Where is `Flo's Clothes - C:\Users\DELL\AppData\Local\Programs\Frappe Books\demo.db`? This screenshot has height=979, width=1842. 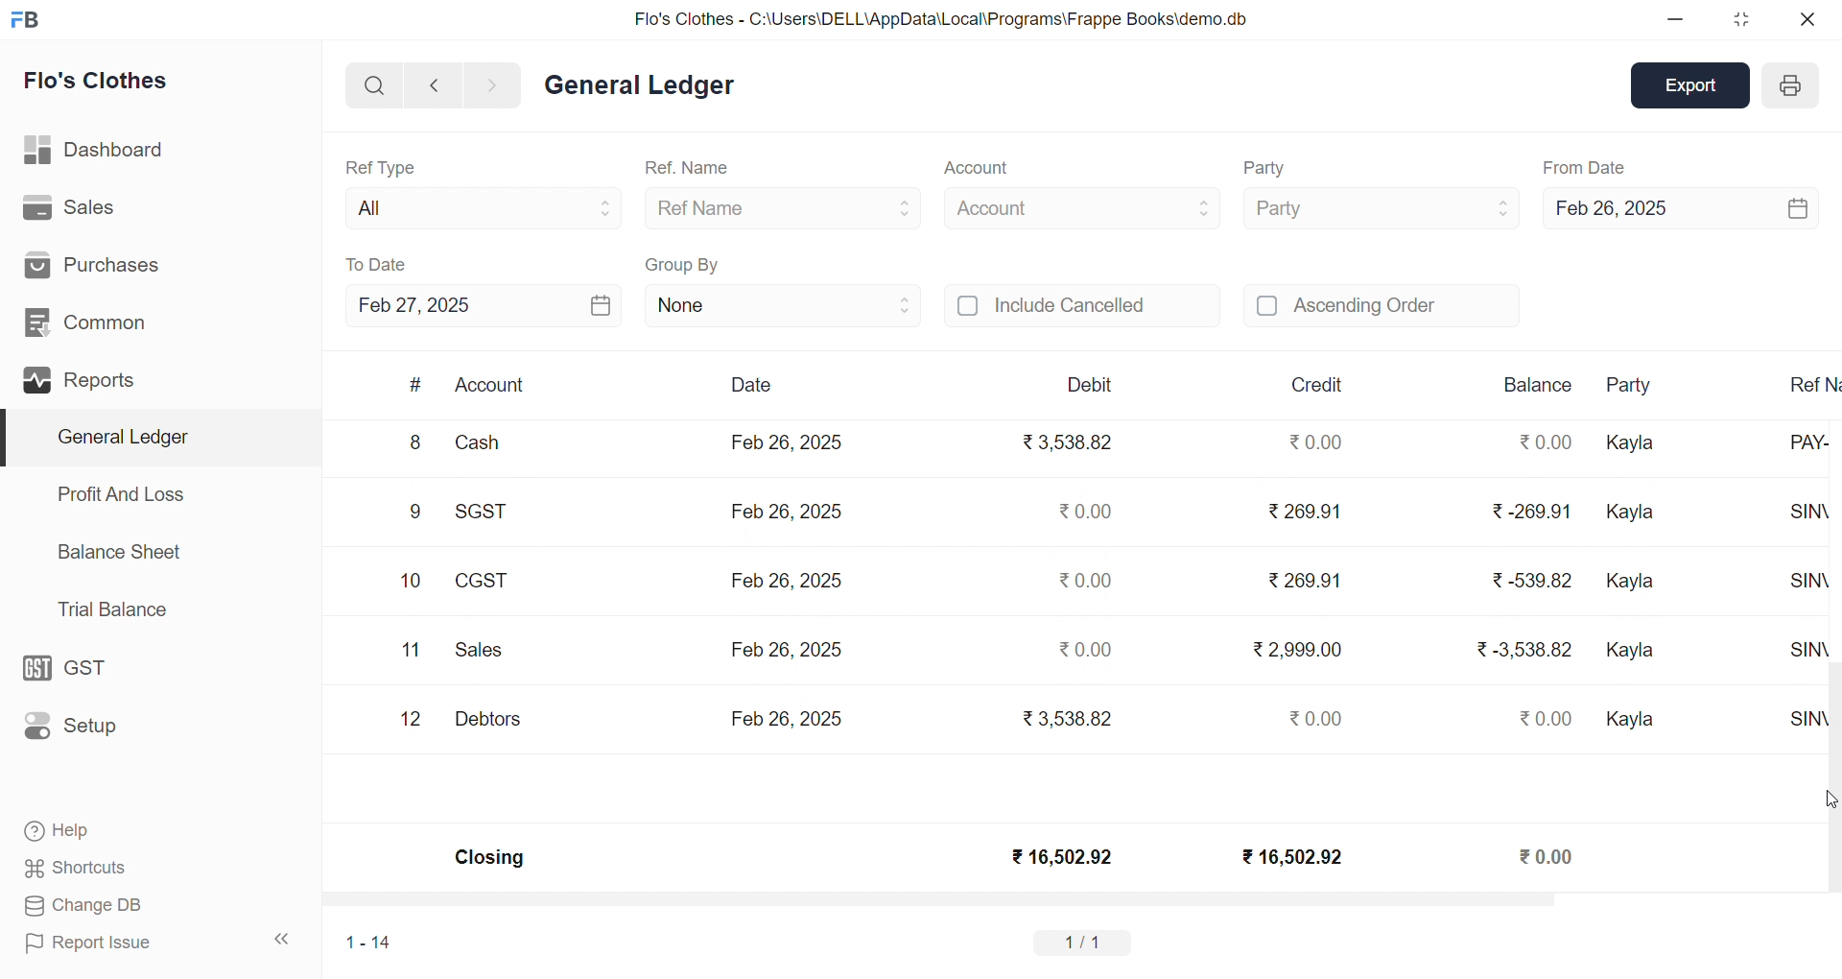 Flo's Clothes - C:\Users\DELL\AppData\Local\Programs\Frappe Books\demo.db is located at coordinates (939, 17).